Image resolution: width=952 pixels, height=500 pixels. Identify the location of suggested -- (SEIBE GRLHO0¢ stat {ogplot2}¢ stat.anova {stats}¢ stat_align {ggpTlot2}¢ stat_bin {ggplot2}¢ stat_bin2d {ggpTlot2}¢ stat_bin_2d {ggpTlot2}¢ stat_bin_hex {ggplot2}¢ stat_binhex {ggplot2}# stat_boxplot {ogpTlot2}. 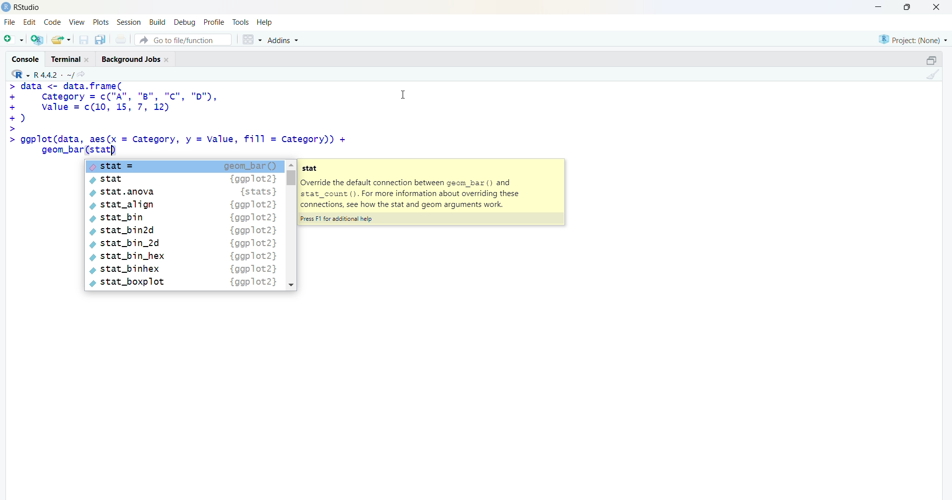
(189, 225).